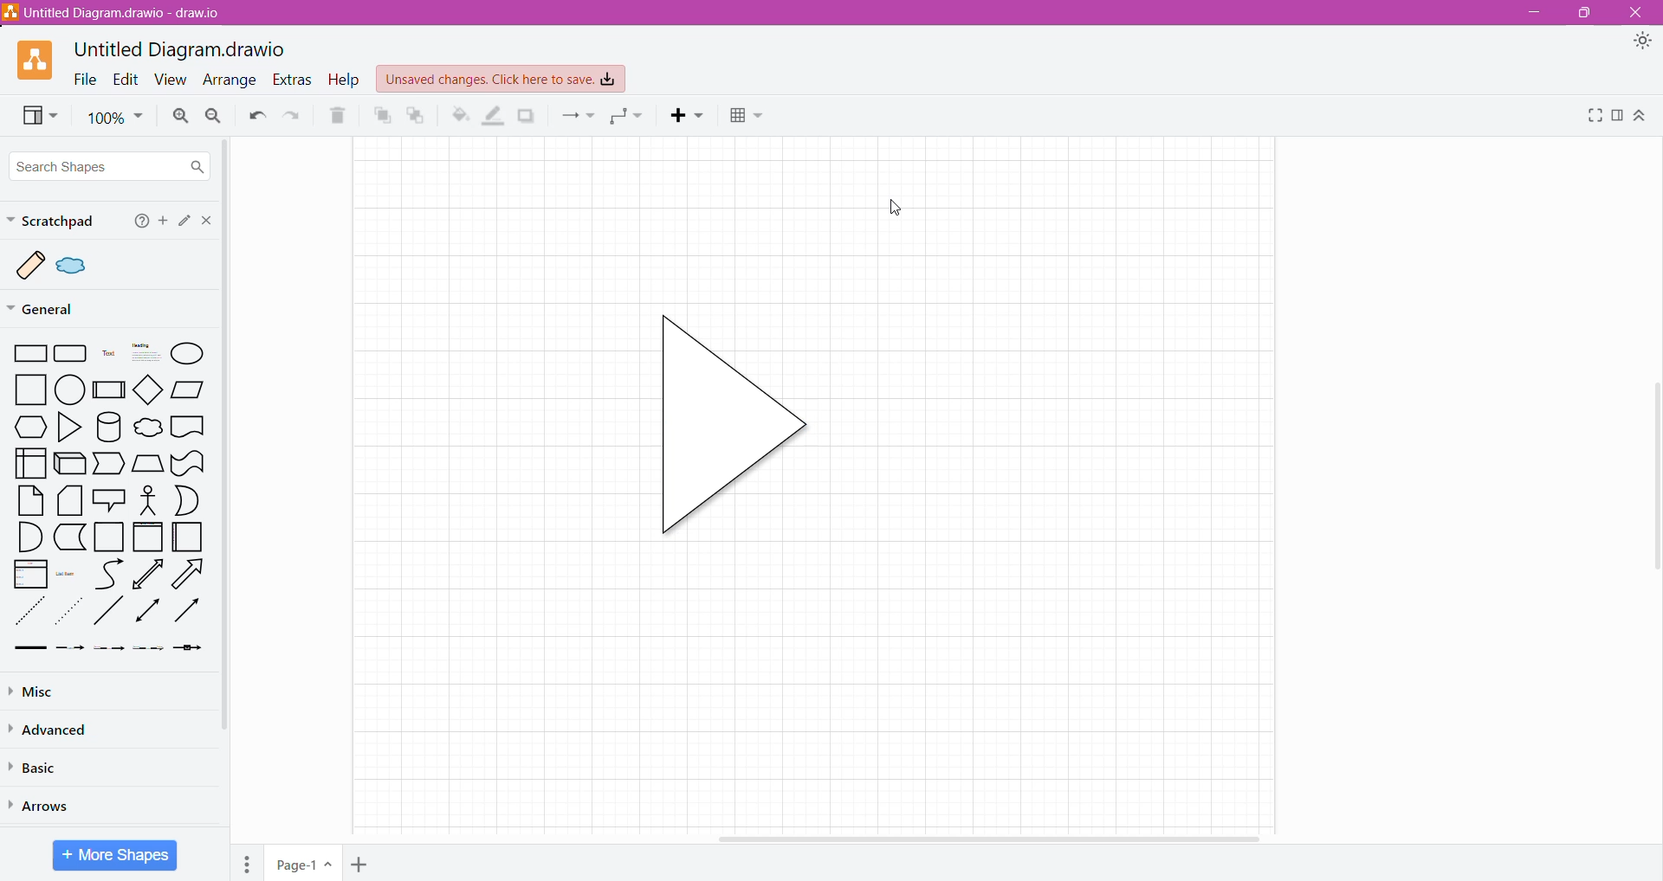  I want to click on Help, so click(346, 80).